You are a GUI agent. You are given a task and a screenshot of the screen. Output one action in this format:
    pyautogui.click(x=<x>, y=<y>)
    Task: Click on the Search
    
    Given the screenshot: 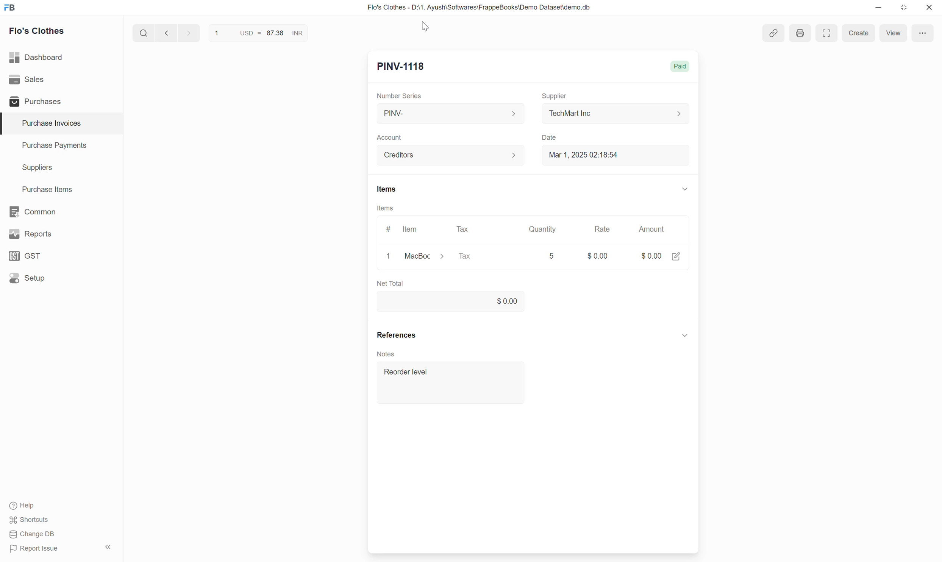 What is the action you would take?
    pyautogui.click(x=144, y=33)
    